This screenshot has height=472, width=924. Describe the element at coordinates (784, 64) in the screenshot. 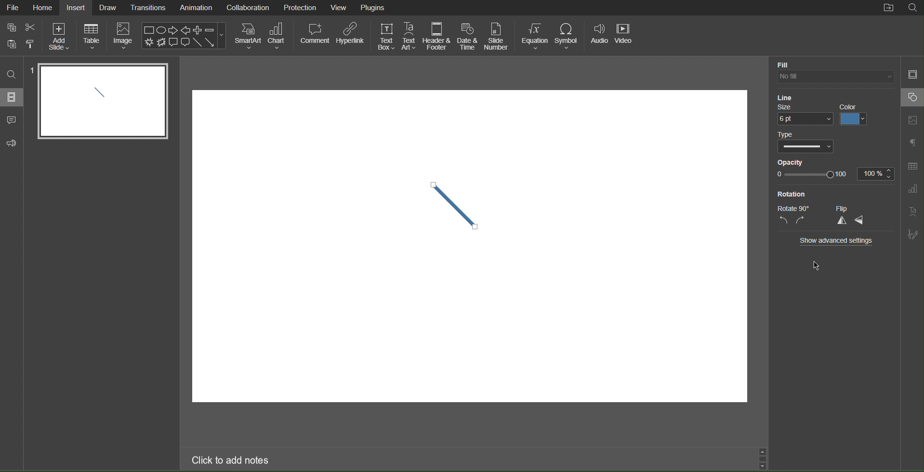

I see `Fill: No fill` at that location.